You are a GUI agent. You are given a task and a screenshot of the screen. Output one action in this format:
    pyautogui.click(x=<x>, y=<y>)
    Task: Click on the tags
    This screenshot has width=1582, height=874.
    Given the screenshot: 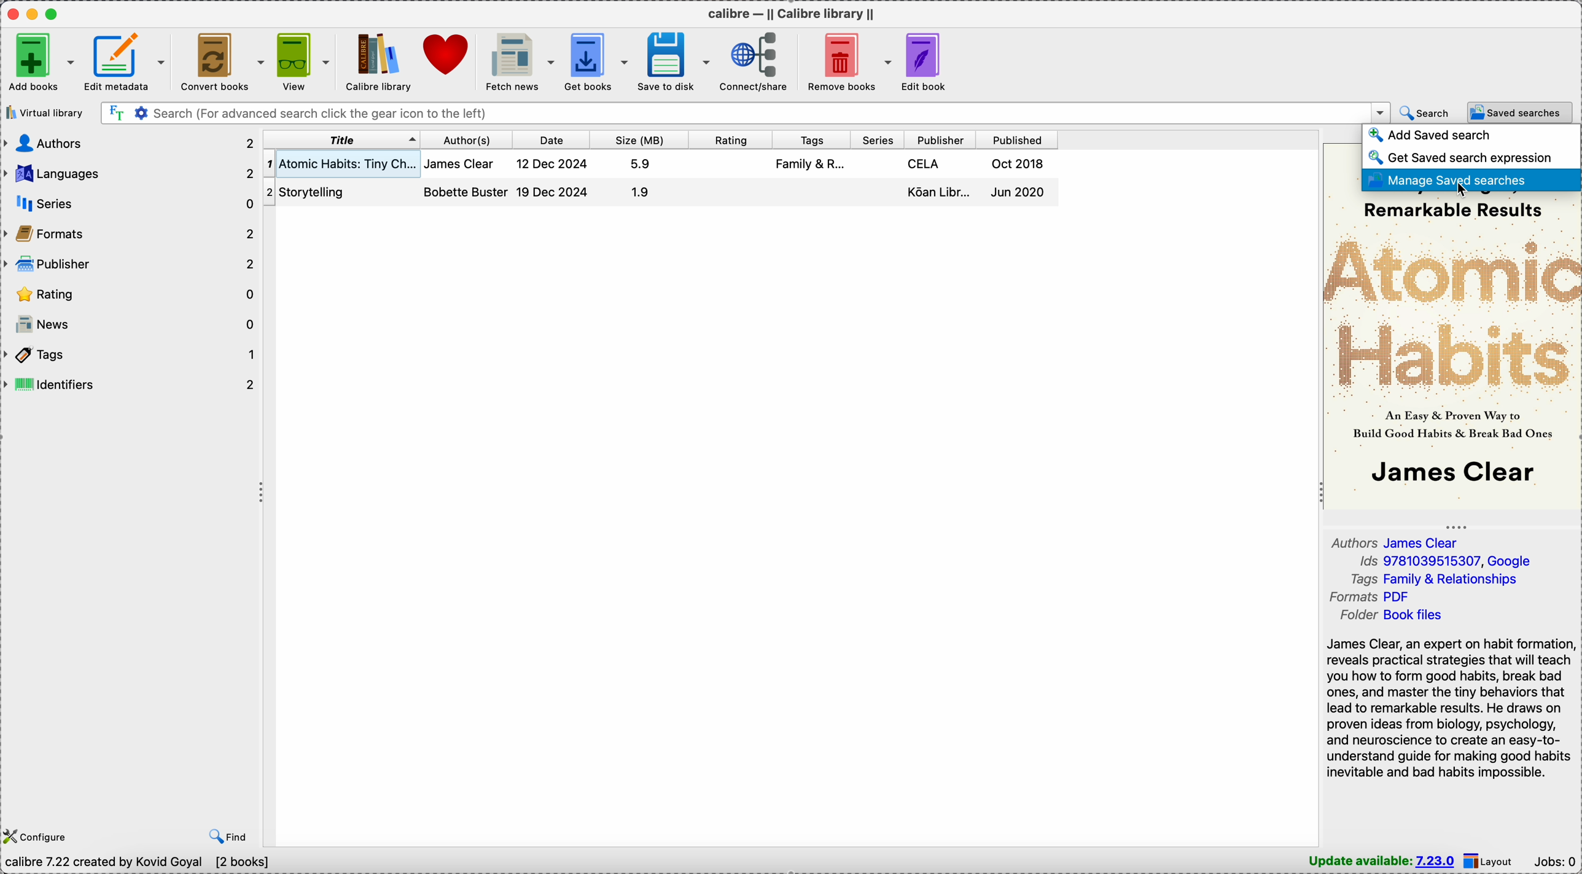 What is the action you would take?
    pyautogui.click(x=807, y=140)
    